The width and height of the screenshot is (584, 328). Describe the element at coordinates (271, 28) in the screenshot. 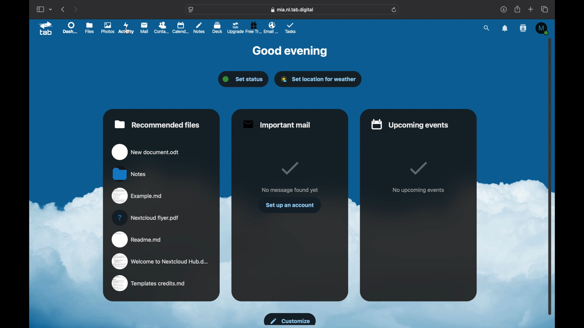

I see `email` at that location.